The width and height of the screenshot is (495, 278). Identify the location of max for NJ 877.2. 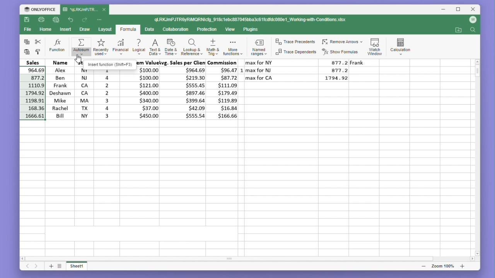
(298, 70).